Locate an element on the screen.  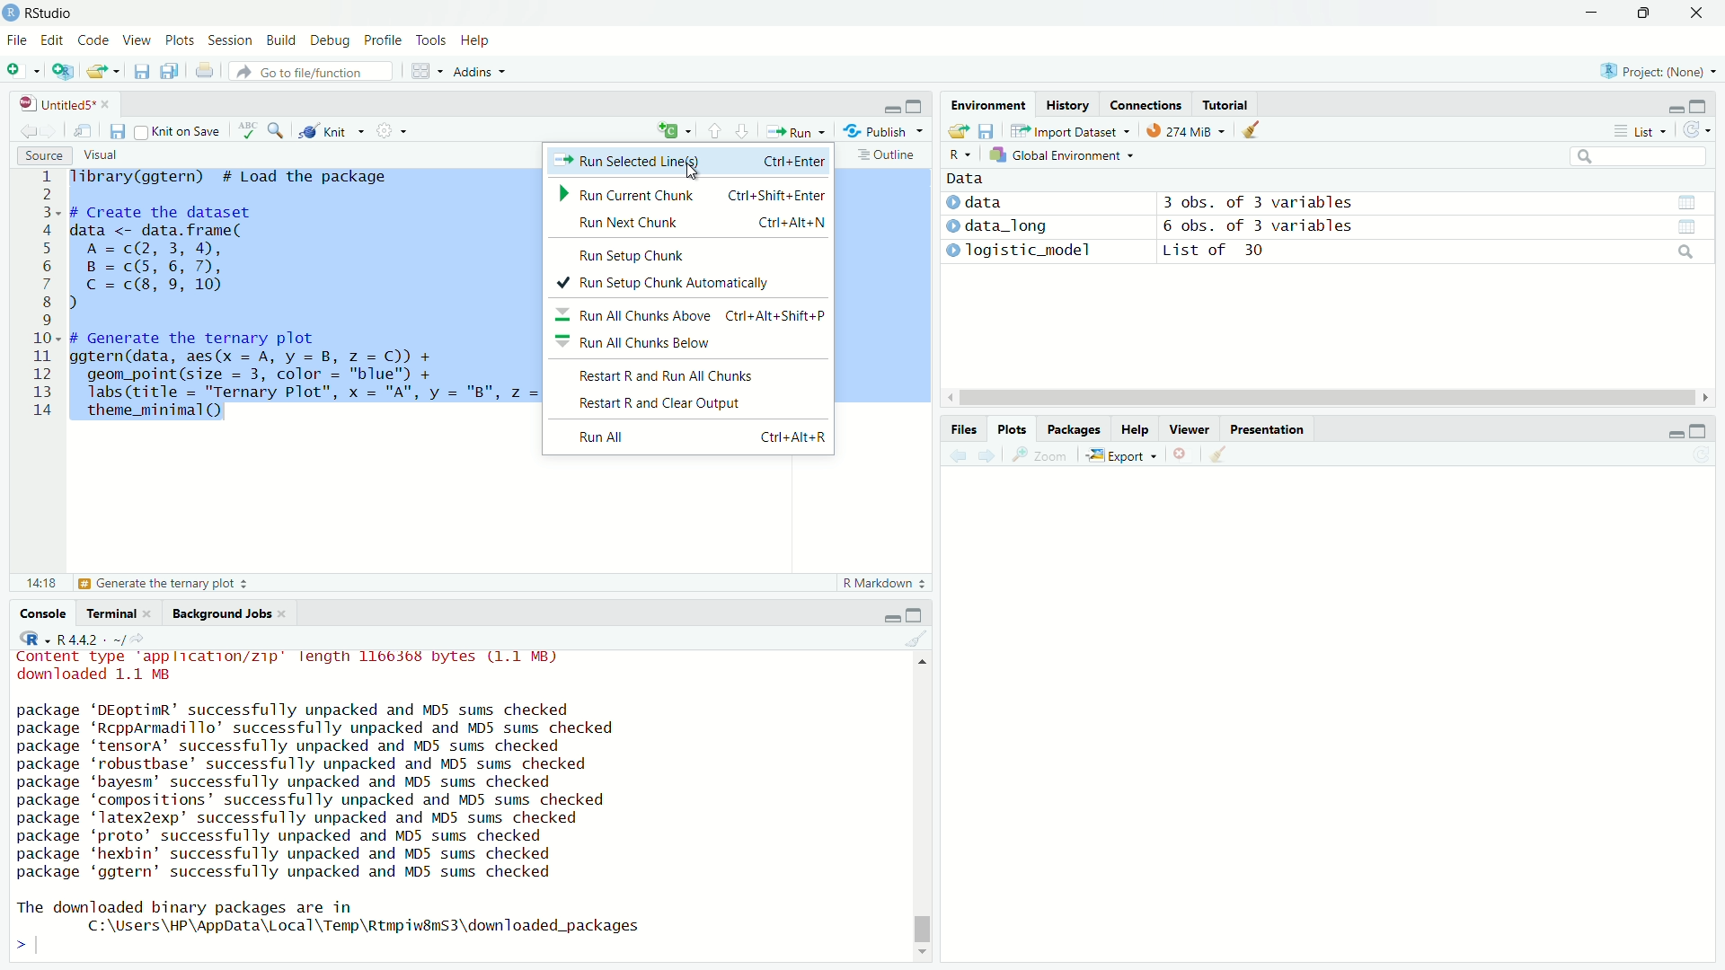
Debug is located at coordinates (326, 41).